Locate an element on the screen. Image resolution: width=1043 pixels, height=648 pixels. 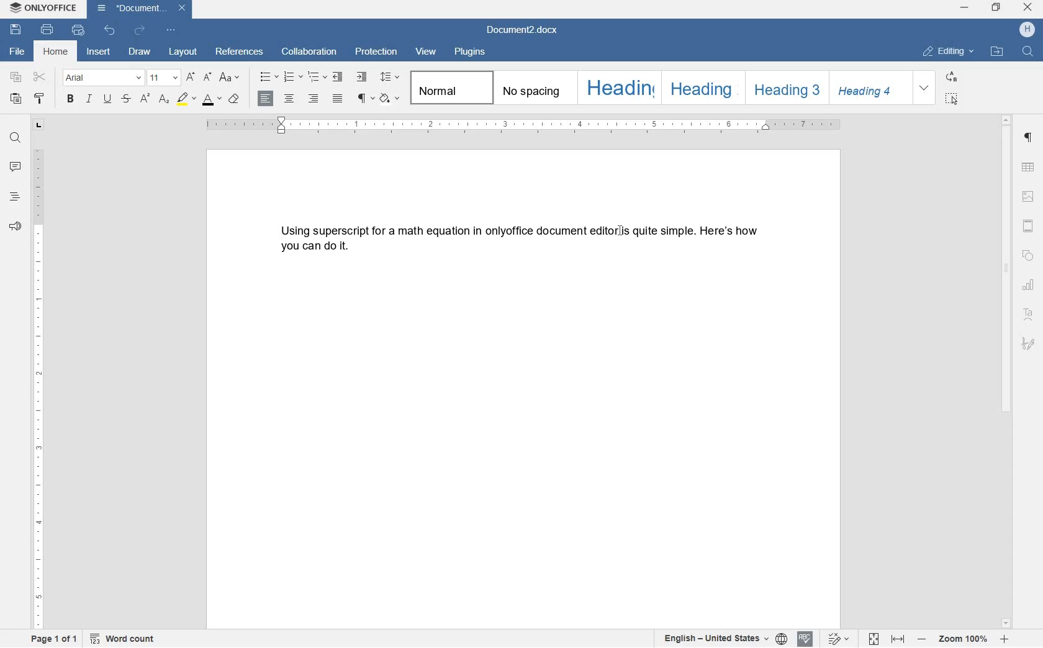
increment font size is located at coordinates (189, 78).